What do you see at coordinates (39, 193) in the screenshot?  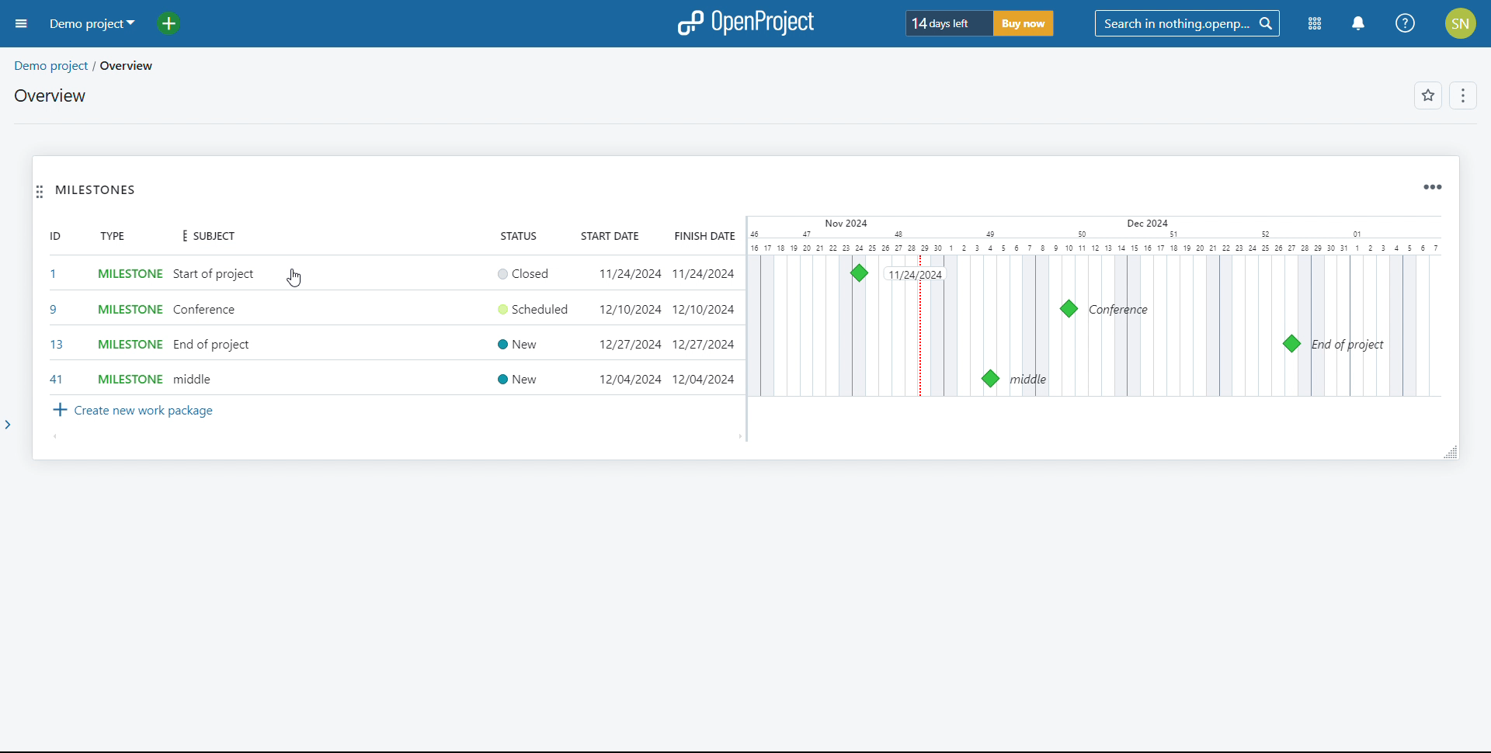 I see `move widget` at bounding box center [39, 193].